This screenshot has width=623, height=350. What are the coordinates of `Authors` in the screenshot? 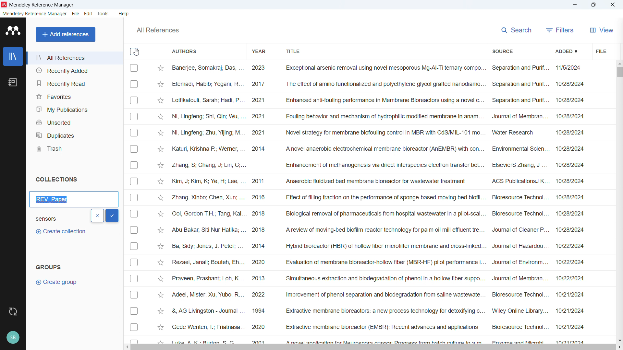 It's located at (185, 52).